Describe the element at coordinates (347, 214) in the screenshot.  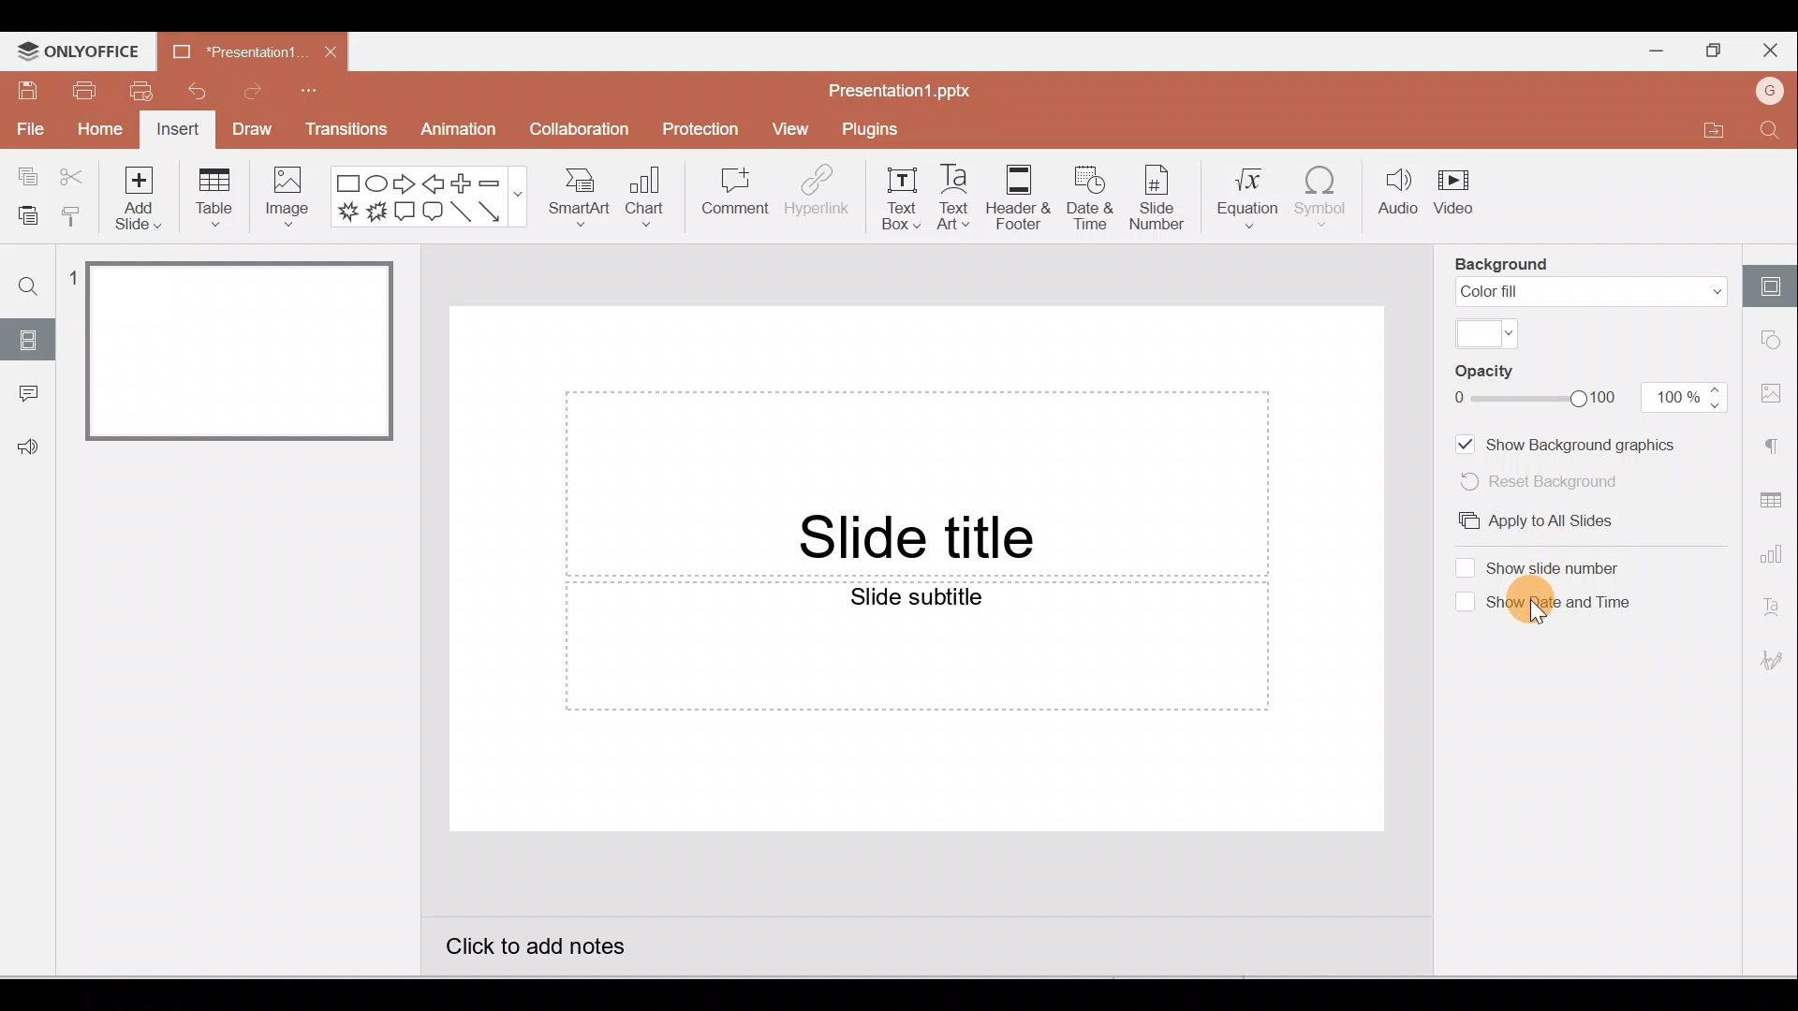
I see `Explosion 1` at that location.